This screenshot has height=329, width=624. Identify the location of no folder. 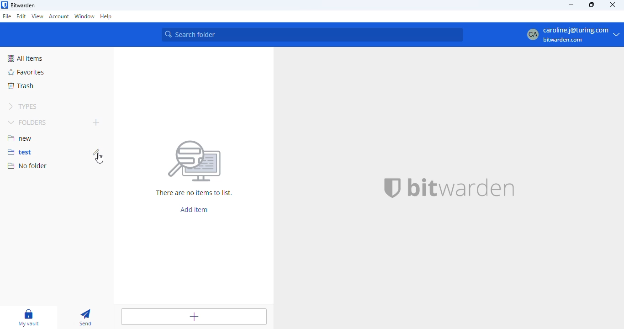
(27, 166).